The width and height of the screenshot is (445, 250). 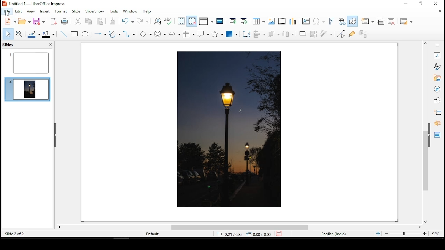 I want to click on sidebar settings, so click(x=436, y=45).